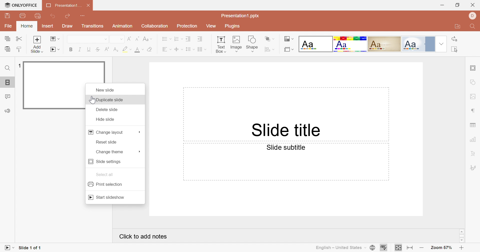  What do you see at coordinates (151, 49) in the screenshot?
I see `Clear style` at bounding box center [151, 49].